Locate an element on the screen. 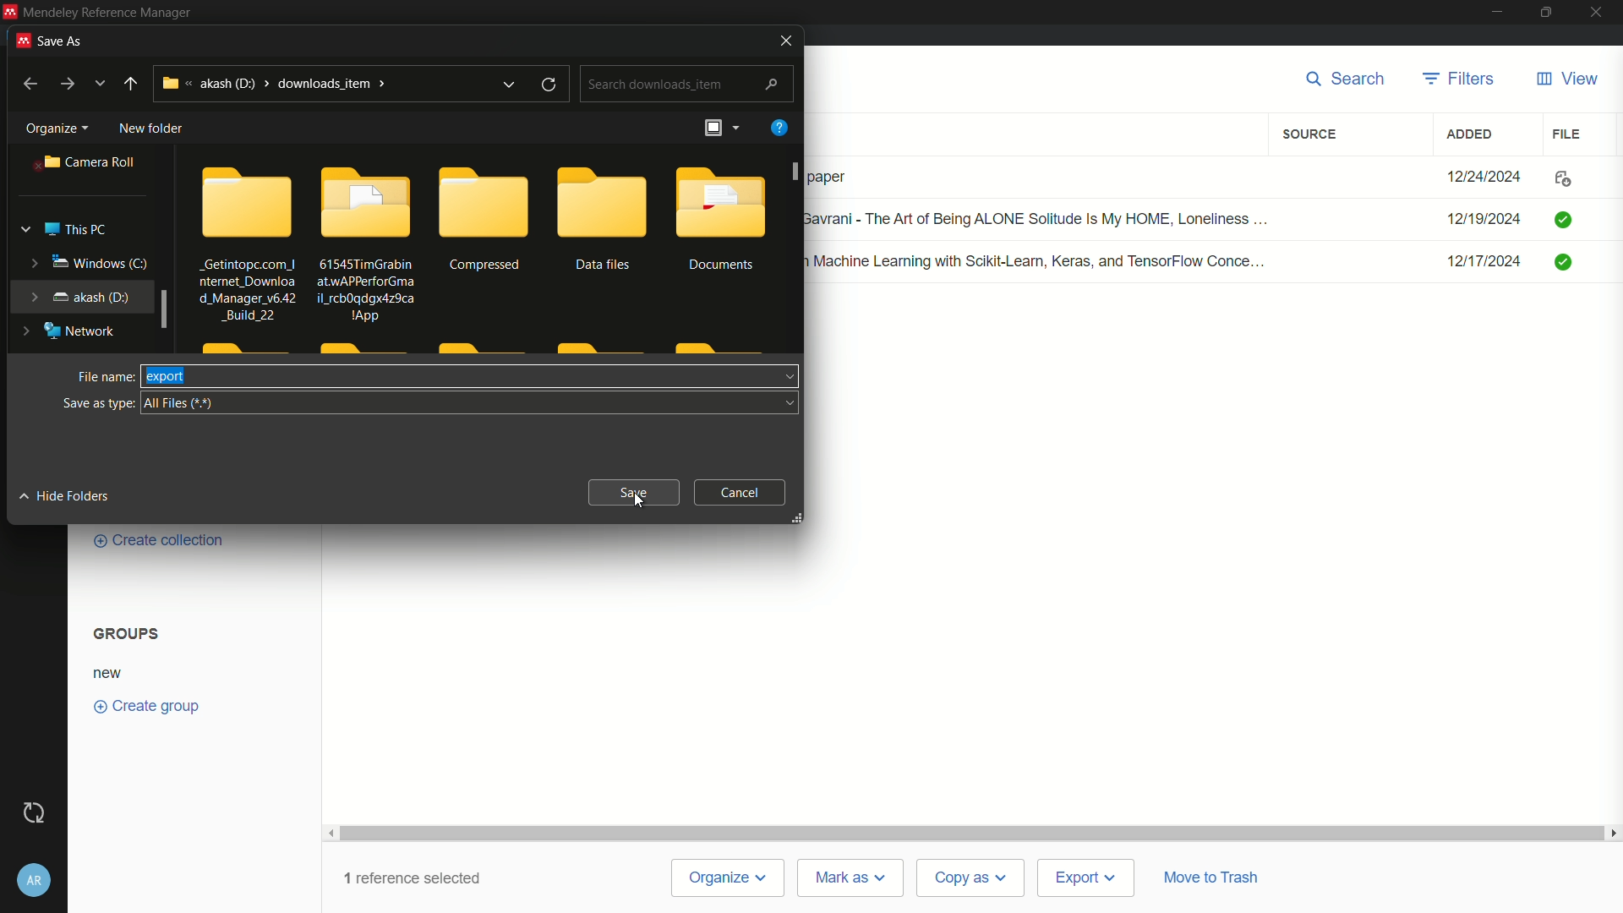 The width and height of the screenshot is (1623, 913). save is located at coordinates (634, 492).